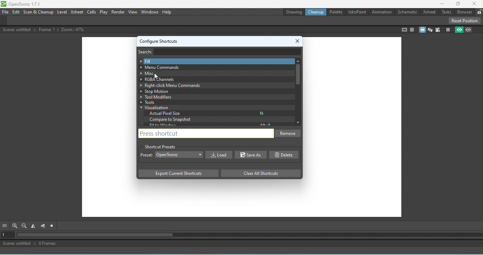 The image size is (483, 255). Describe the element at coordinates (45, 30) in the screenshot. I see `Scene: untitled :: Frame: 1 :: Zoom :47%` at that location.